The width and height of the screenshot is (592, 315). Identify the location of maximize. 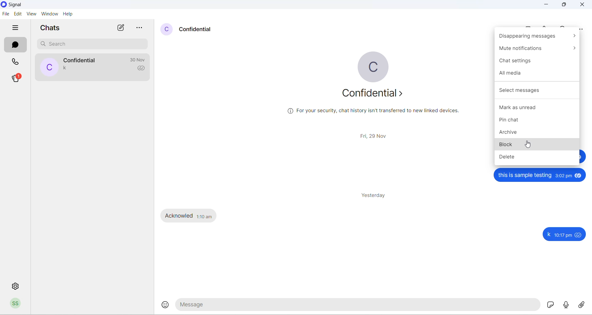
(564, 6).